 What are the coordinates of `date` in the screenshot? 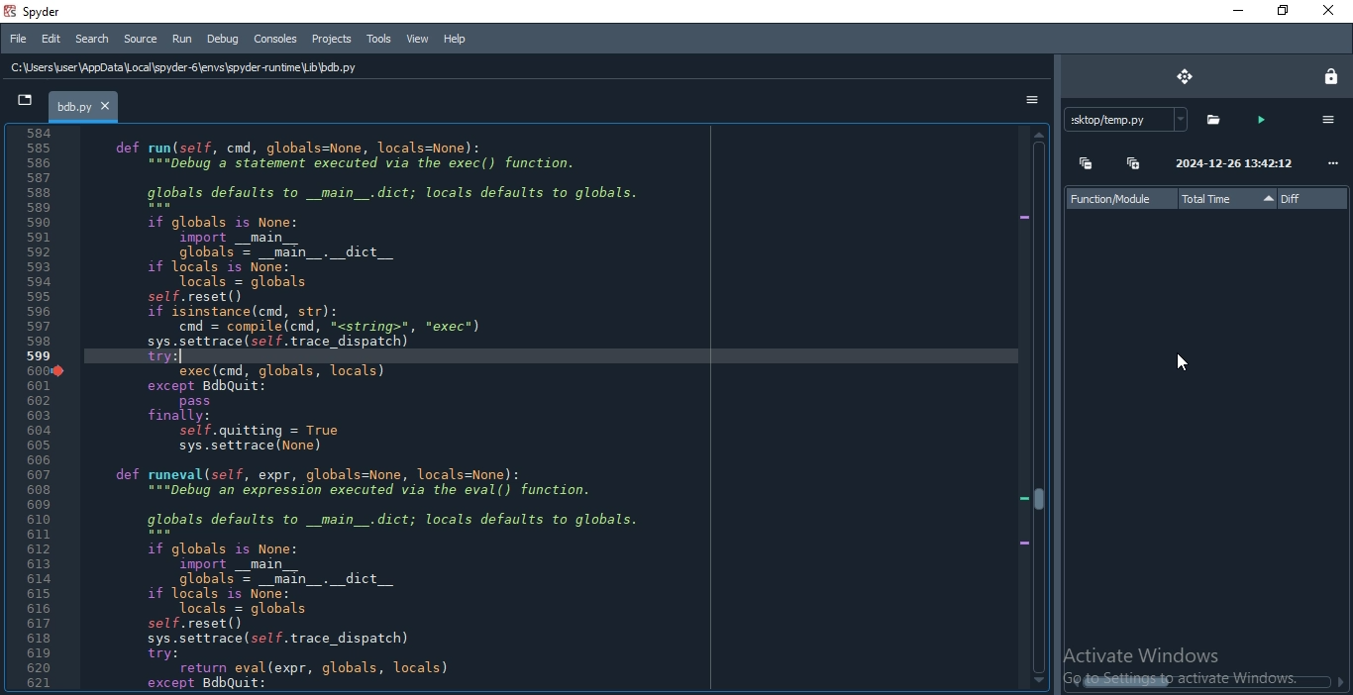 It's located at (1242, 164).